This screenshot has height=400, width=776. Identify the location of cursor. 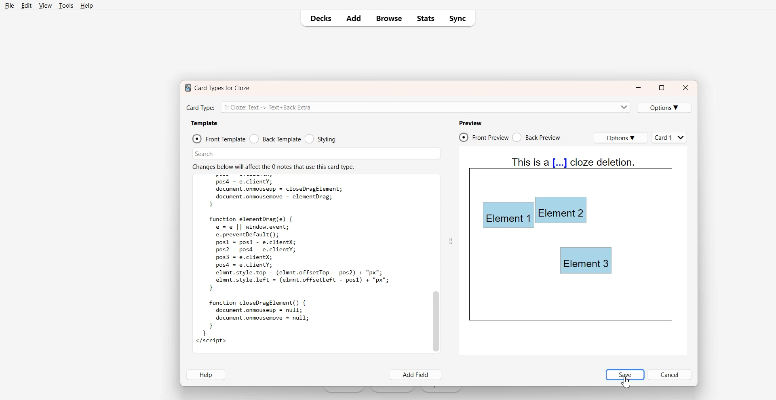
(627, 381).